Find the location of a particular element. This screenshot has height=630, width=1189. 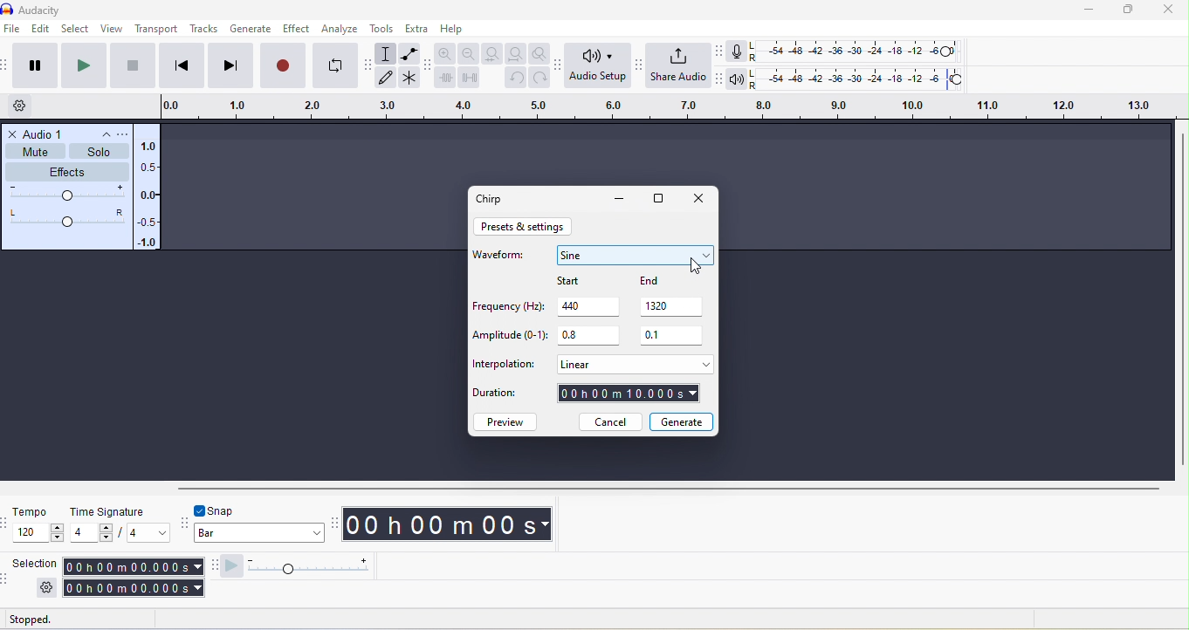

settings is located at coordinates (46, 587).